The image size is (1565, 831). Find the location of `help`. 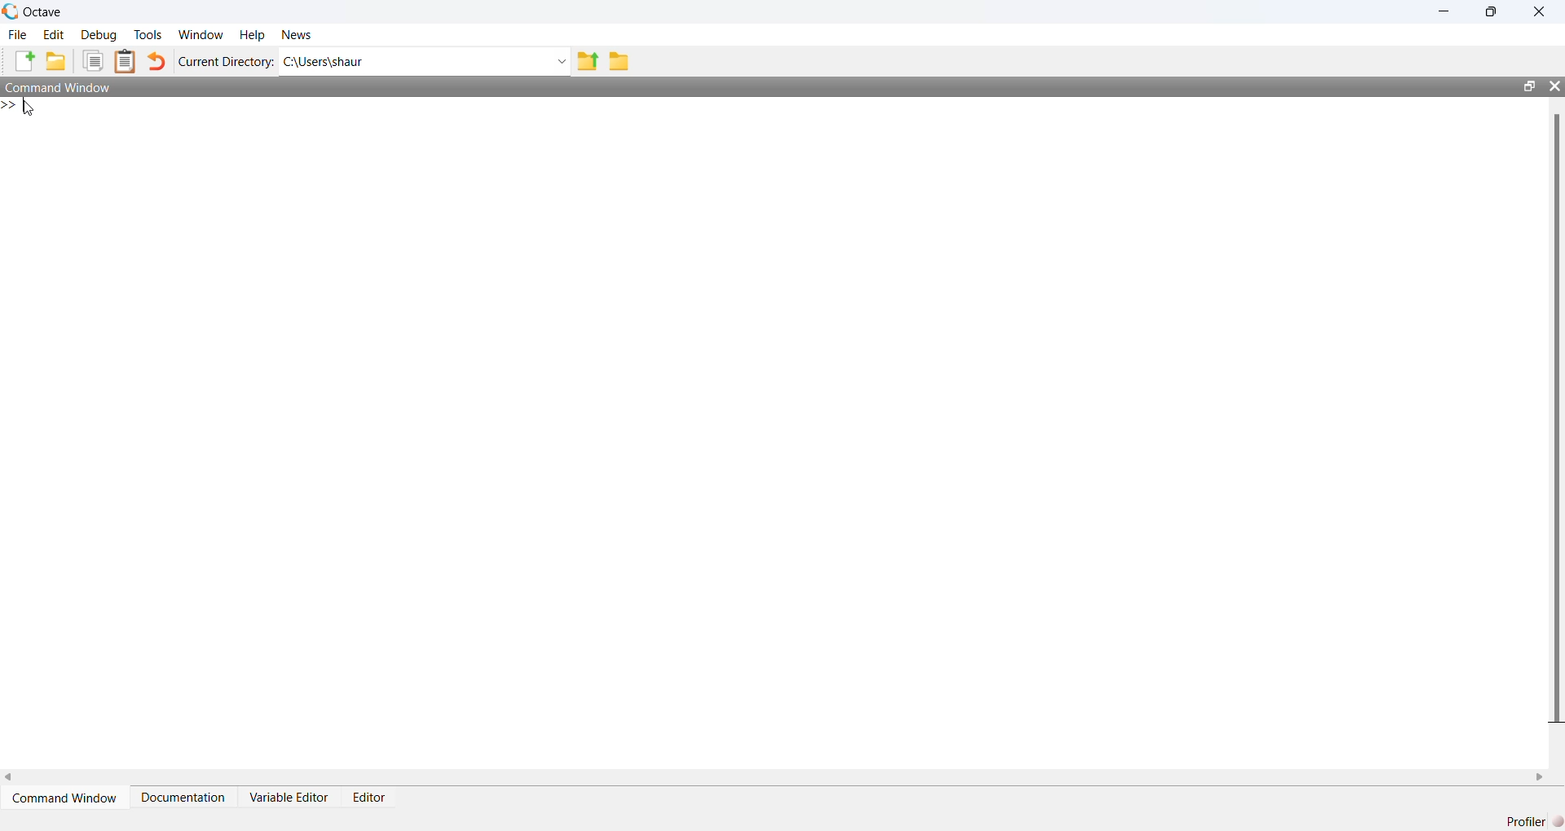

help is located at coordinates (252, 36).